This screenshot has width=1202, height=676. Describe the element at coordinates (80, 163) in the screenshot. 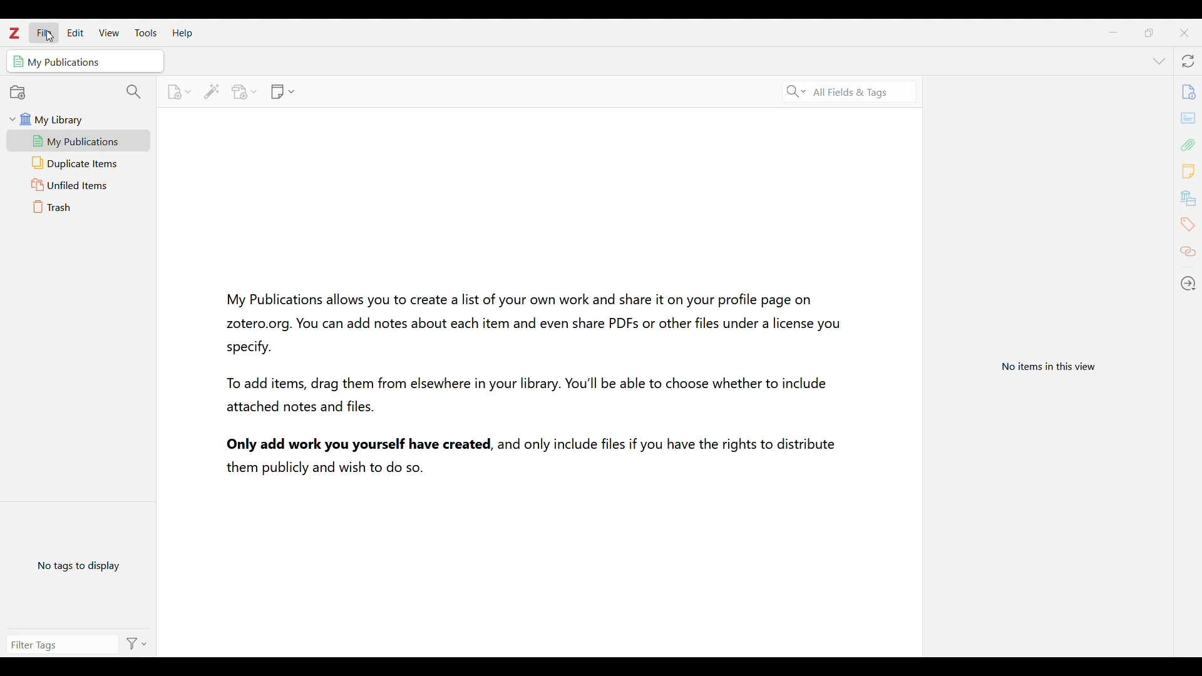

I see `Duplicate items` at that location.